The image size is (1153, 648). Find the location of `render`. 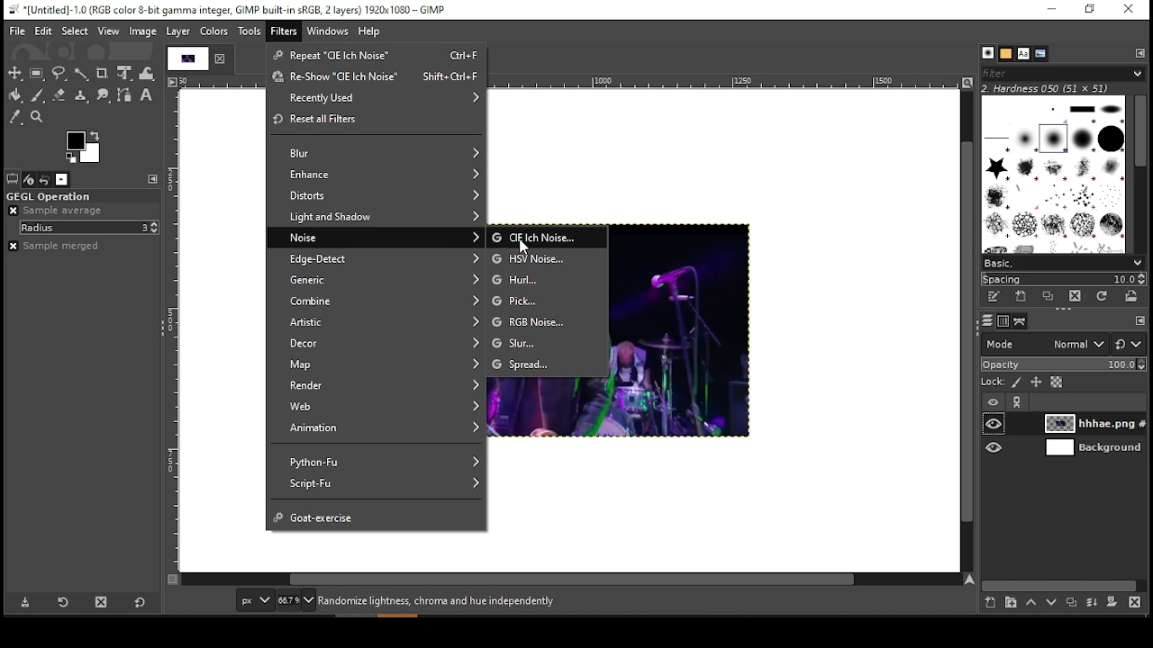

render is located at coordinates (377, 386).